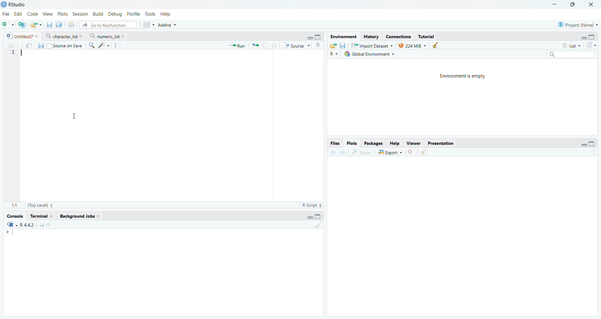  What do you see at coordinates (414, 143) in the screenshot?
I see `Viewer` at bounding box center [414, 143].